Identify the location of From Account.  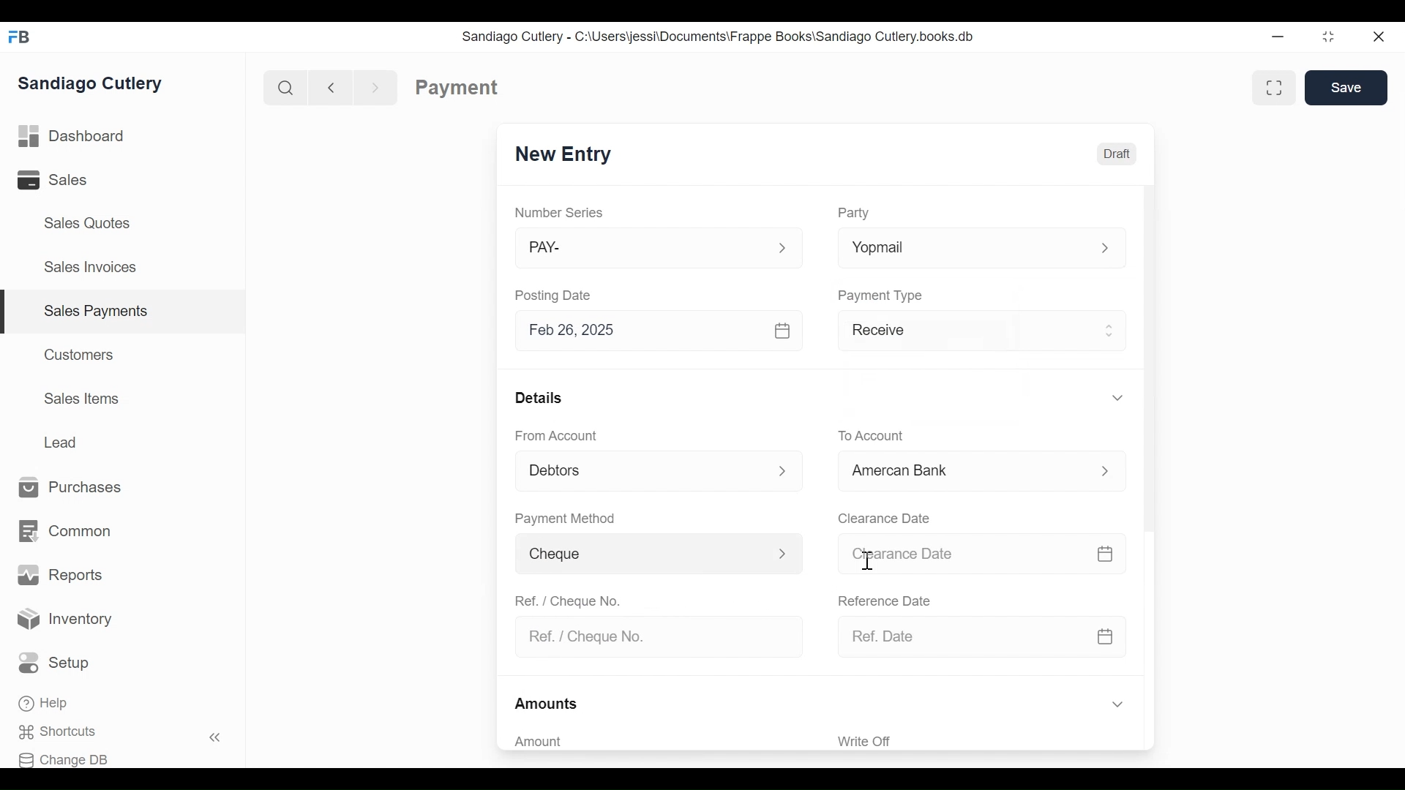
(558, 436).